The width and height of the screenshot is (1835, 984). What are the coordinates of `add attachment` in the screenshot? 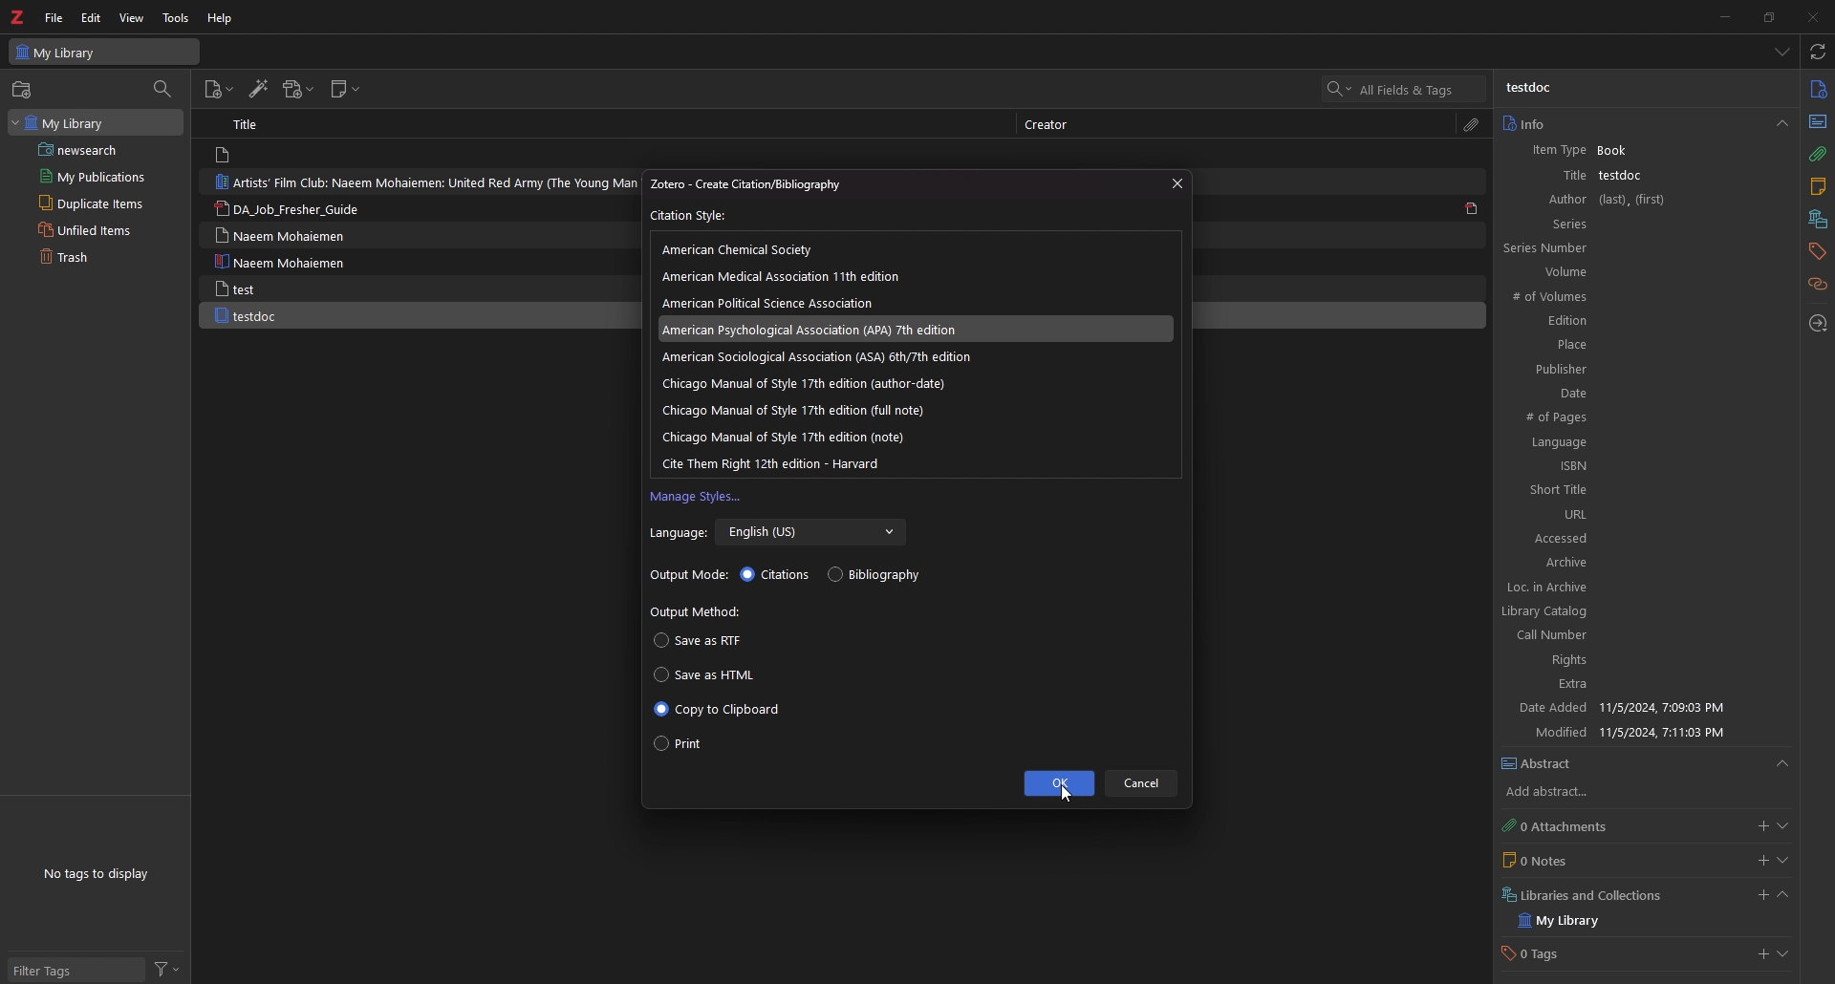 It's located at (1759, 826).